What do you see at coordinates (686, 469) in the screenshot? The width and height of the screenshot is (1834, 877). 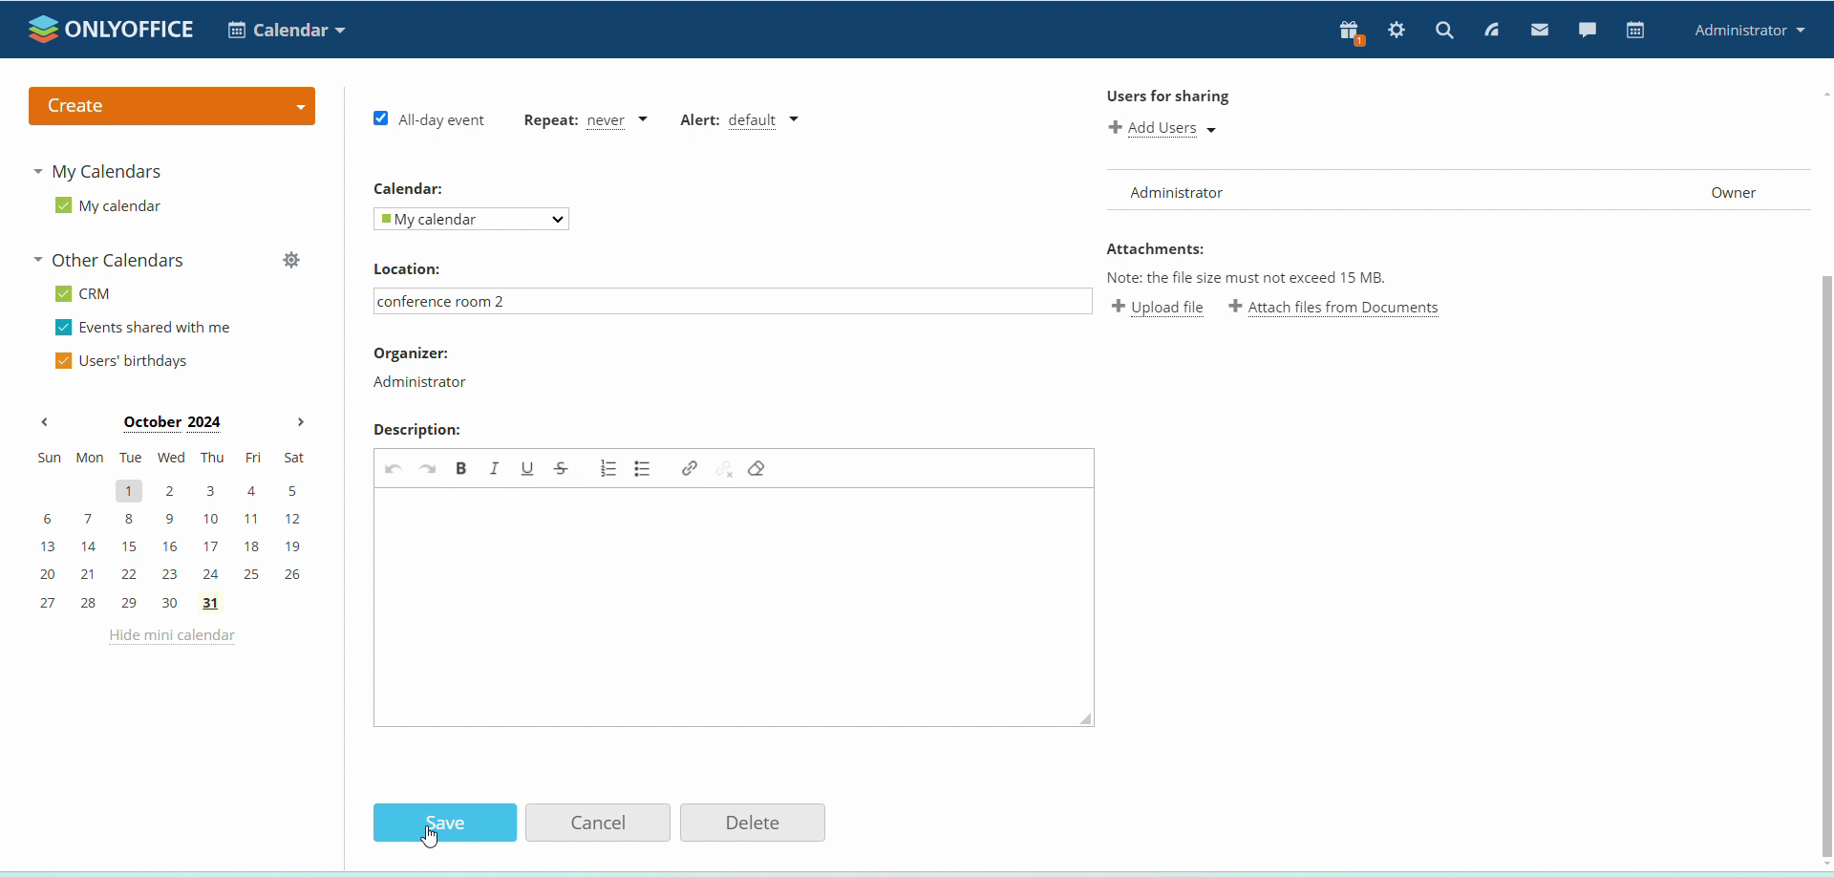 I see `link` at bounding box center [686, 469].